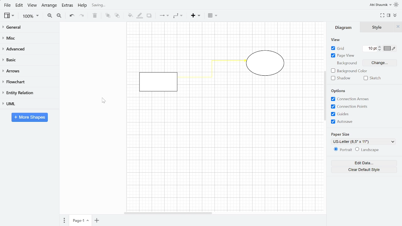 The width and height of the screenshot is (402, 226). Describe the element at coordinates (50, 16) in the screenshot. I see `Zoom in` at that location.